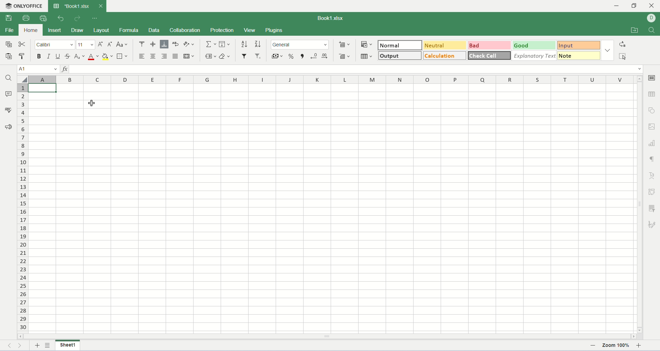 The height and width of the screenshot is (351, 660). Describe the element at coordinates (211, 57) in the screenshot. I see `named ranges` at that location.